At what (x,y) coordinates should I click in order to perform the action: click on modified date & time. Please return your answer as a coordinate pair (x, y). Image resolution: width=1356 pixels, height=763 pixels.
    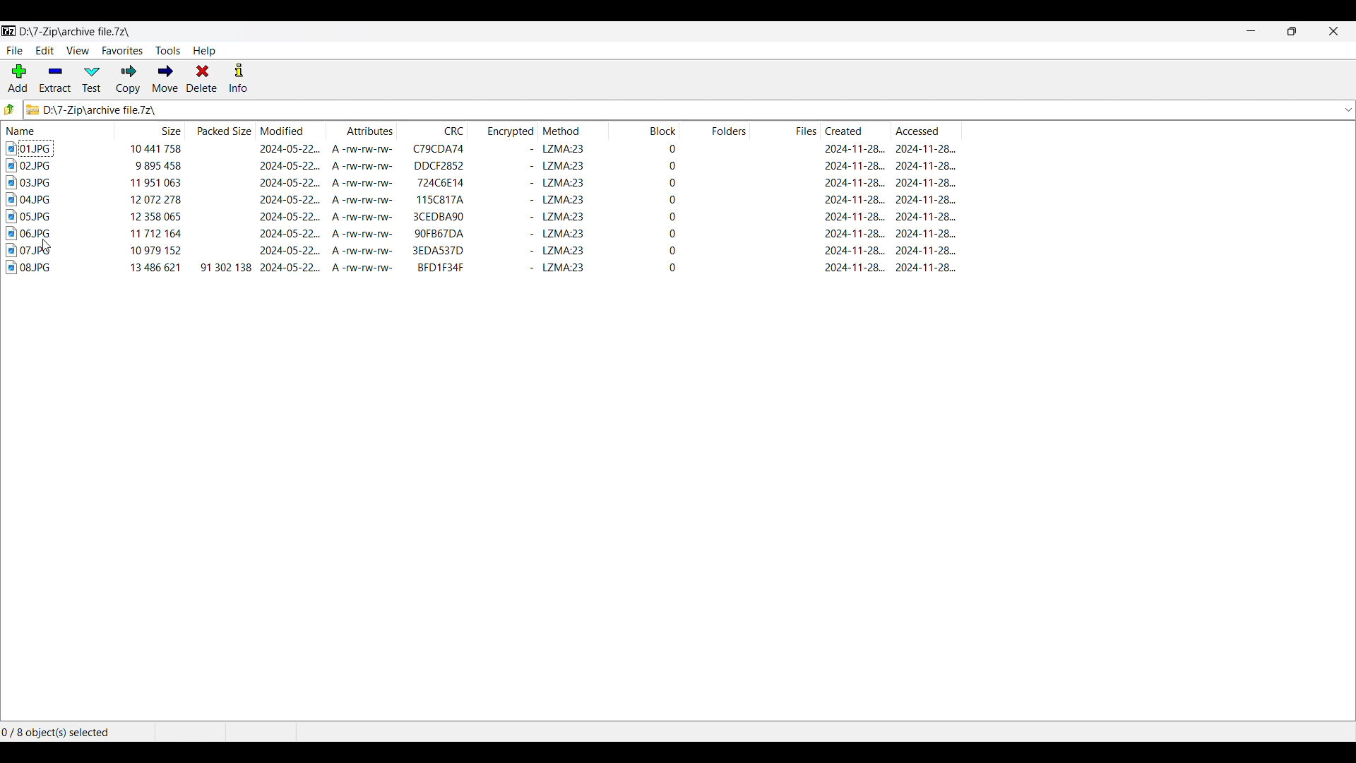
    Looking at the image, I should click on (290, 182).